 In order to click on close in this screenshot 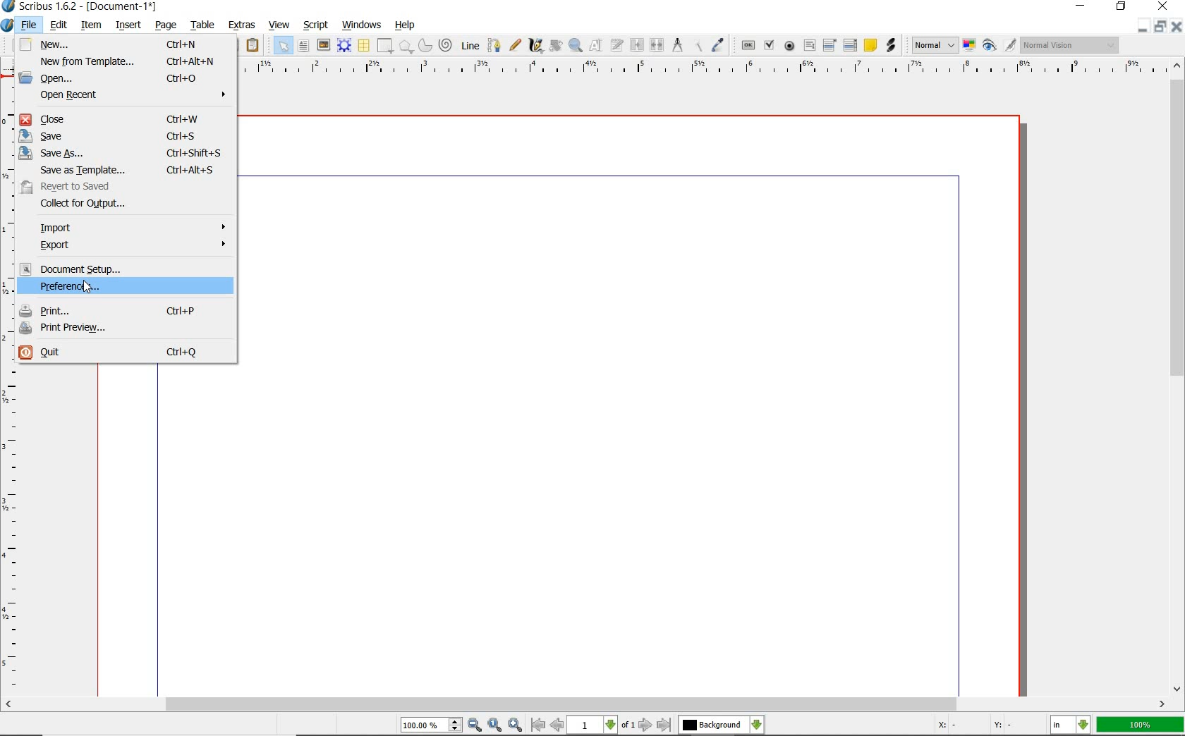, I will do `click(1177, 27)`.